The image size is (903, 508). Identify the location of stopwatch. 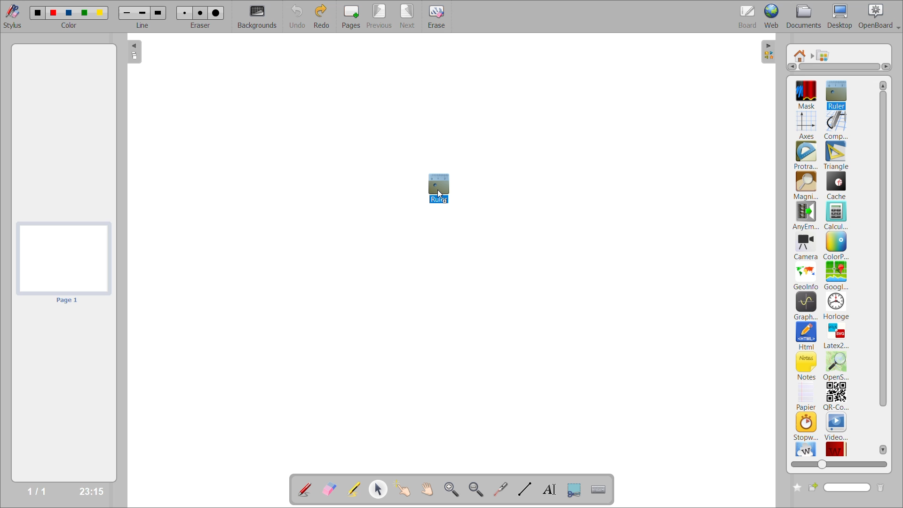
(806, 426).